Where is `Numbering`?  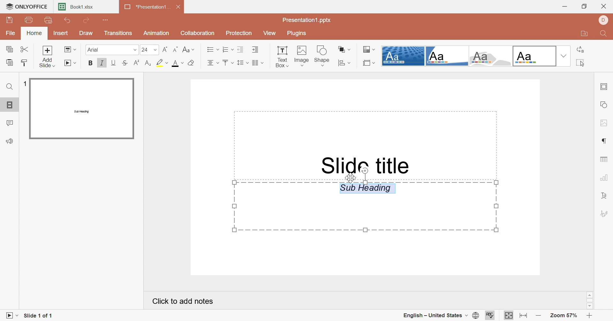
Numbering is located at coordinates (227, 49).